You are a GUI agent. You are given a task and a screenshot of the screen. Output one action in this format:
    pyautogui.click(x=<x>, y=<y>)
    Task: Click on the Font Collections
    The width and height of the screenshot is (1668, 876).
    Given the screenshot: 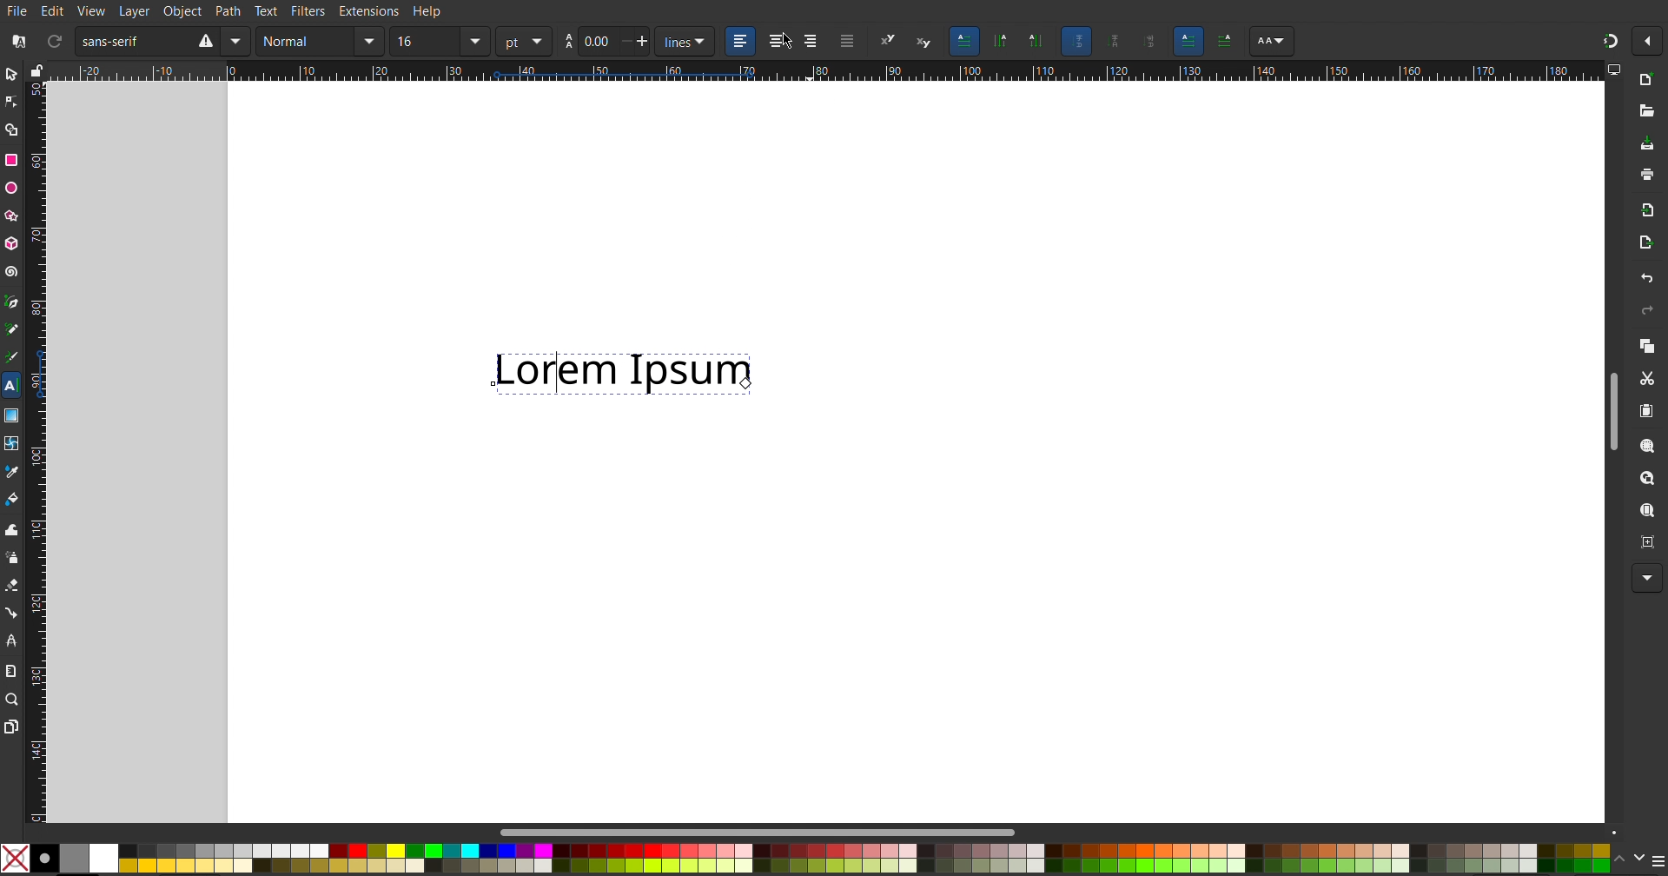 What is the action you would take?
    pyautogui.click(x=17, y=42)
    